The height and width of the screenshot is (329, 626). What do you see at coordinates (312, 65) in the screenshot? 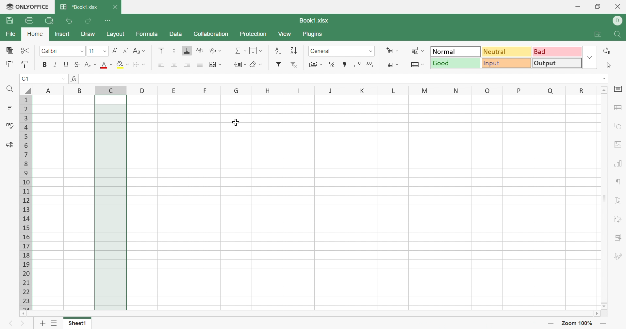
I see `Accountancy style` at bounding box center [312, 65].